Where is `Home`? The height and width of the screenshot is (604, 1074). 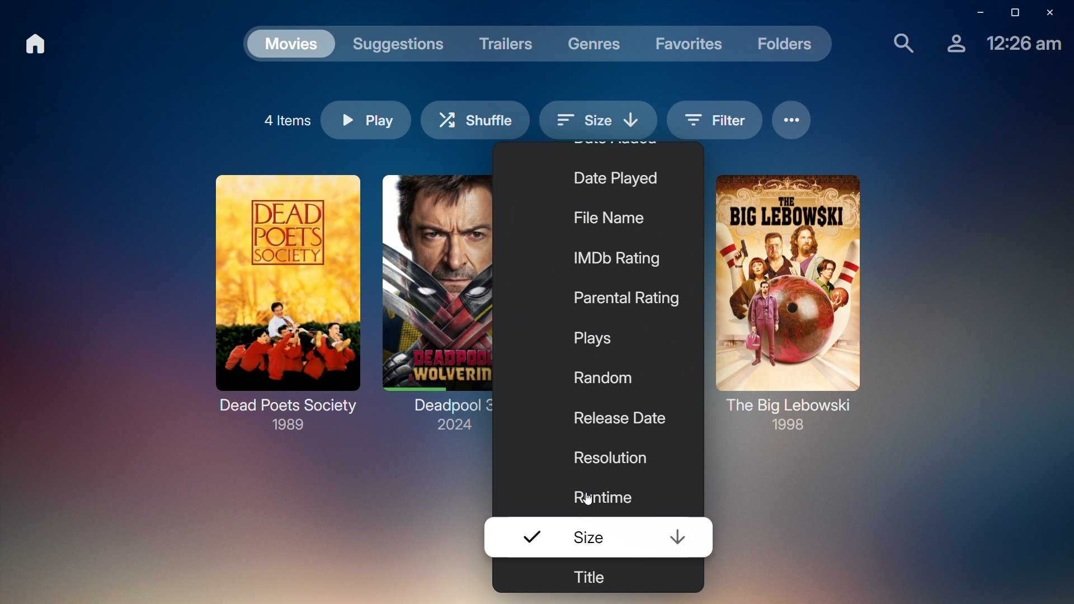 Home is located at coordinates (38, 46).